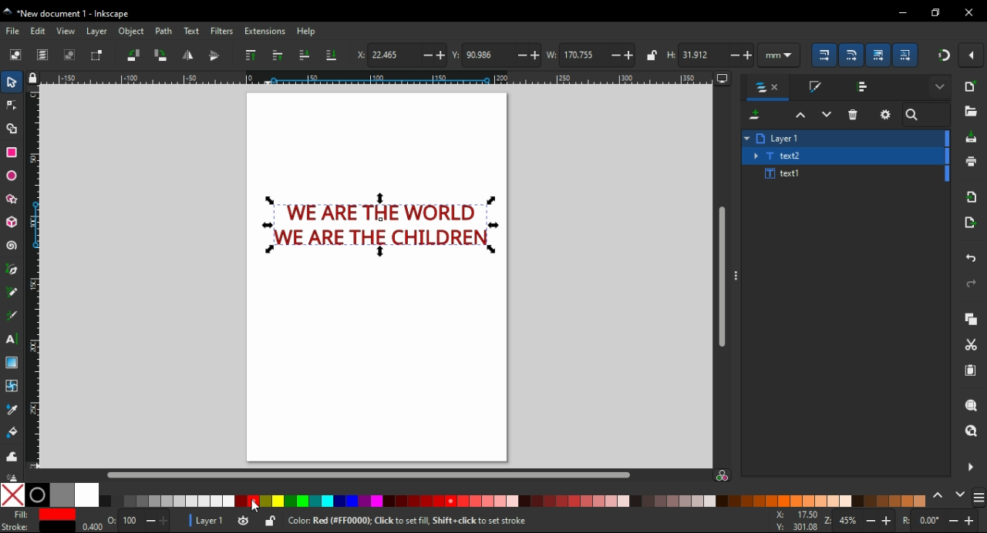 This screenshot has height=533, width=987. What do you see at coordinates (960, 498) in the screenshot?
I see `next` at bounding box center [960, 498].